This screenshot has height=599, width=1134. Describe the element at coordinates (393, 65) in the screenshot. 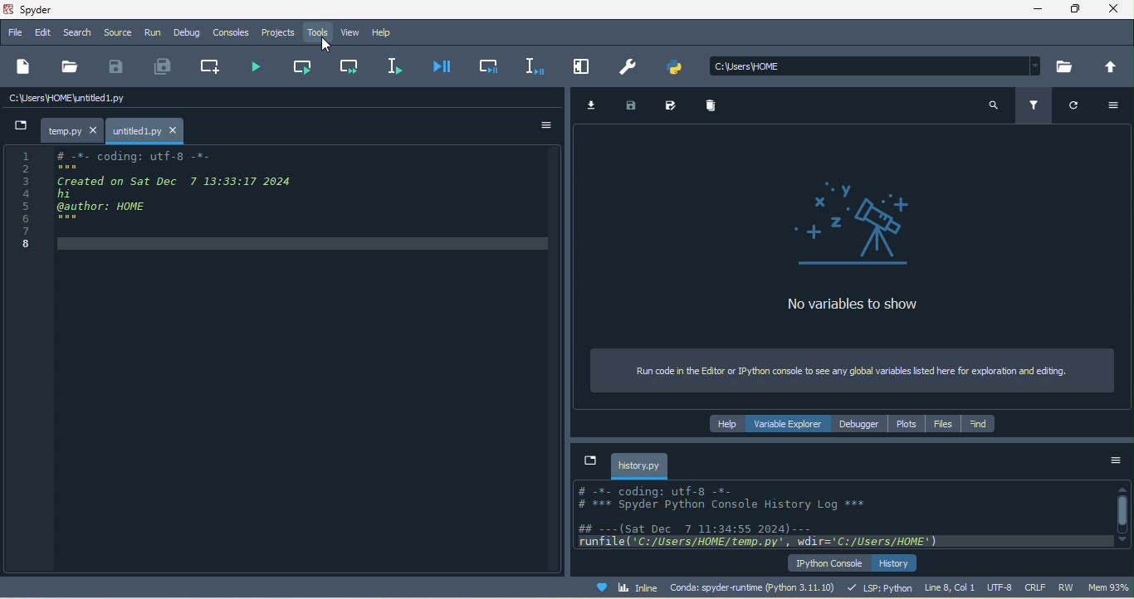

I see `current line` at that location.